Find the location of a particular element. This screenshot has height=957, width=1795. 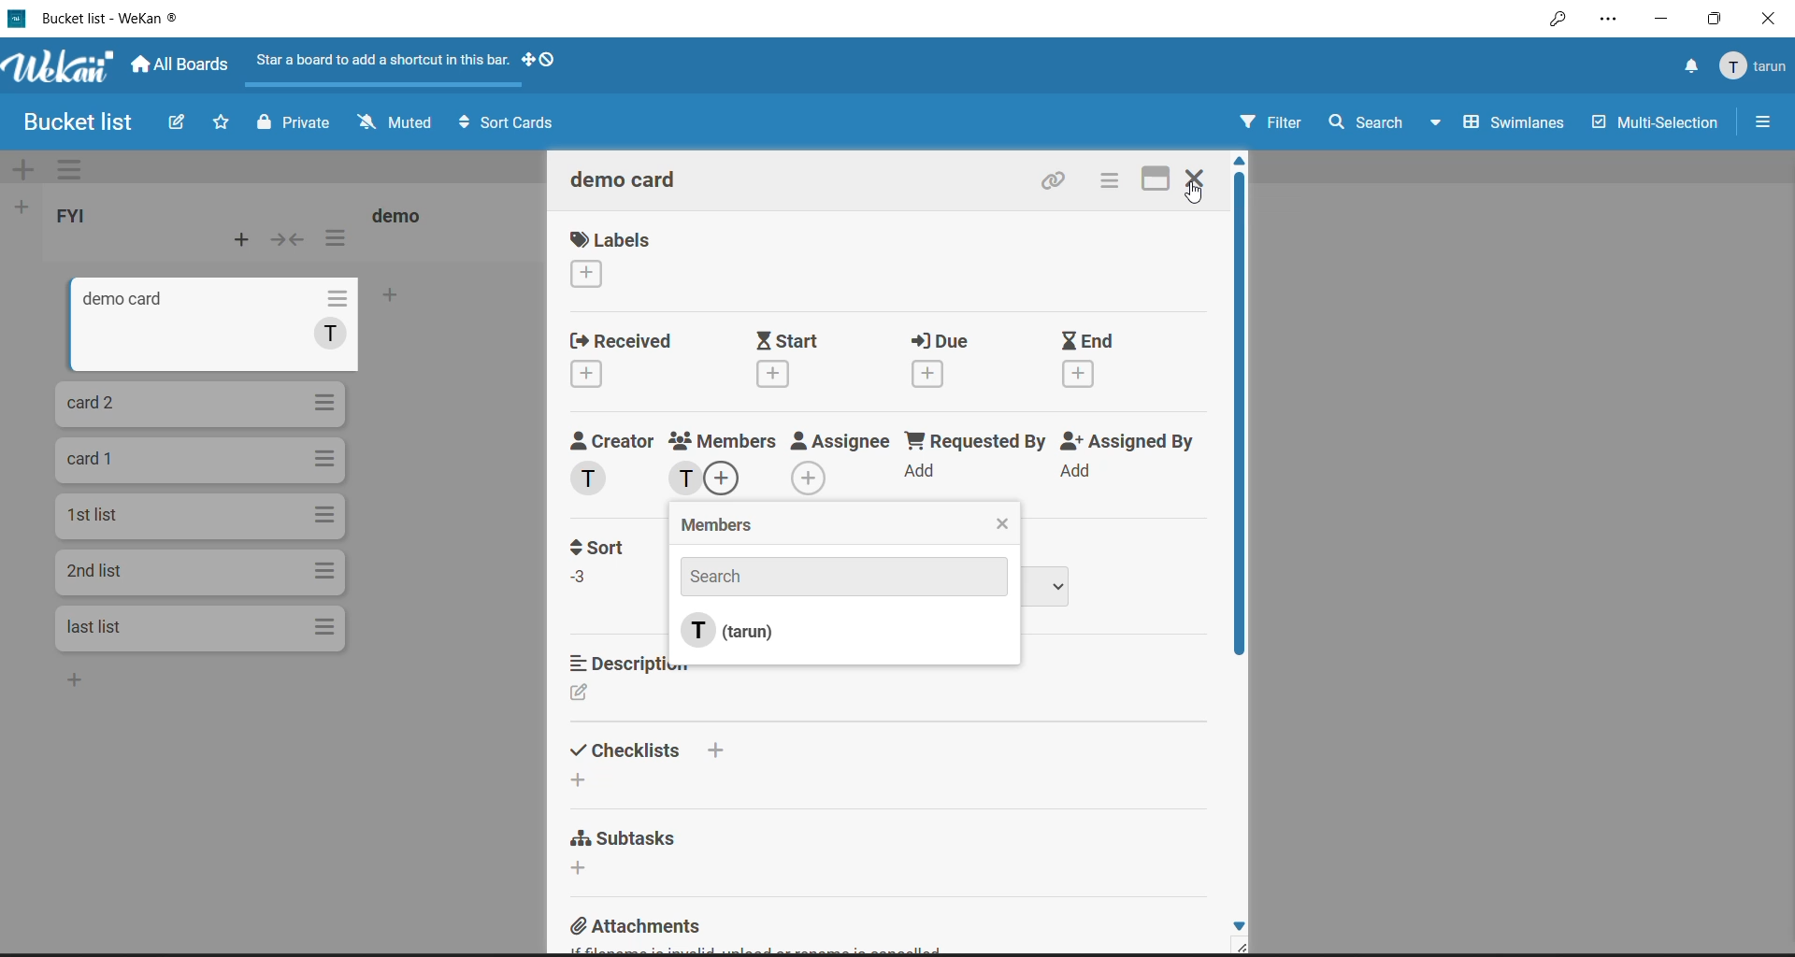

list of members is located at coordinates (748, 621).